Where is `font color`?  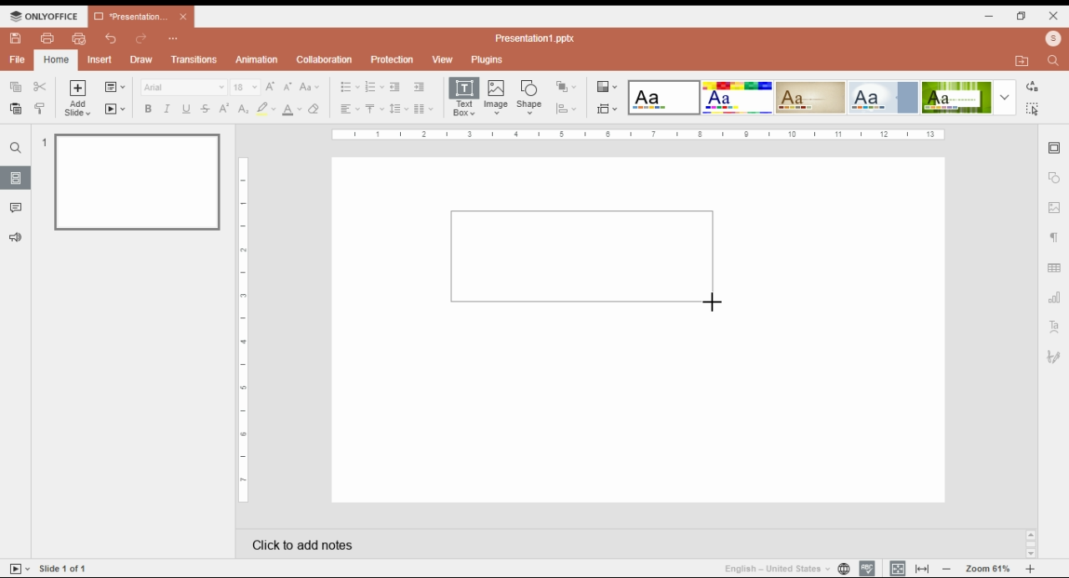
font color is located at coordinates (292, 109).